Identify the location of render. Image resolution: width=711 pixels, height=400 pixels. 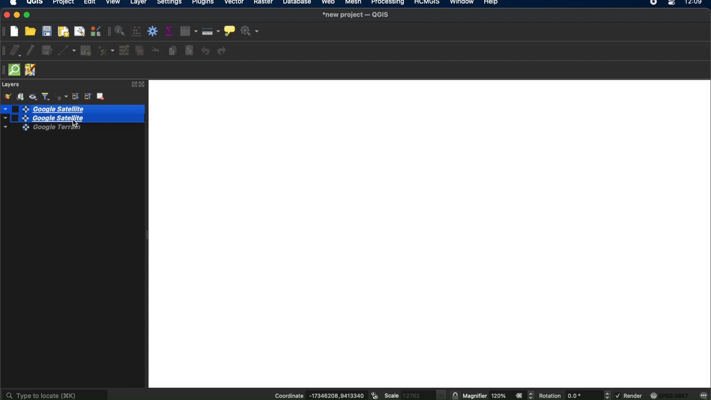
(628, 396).